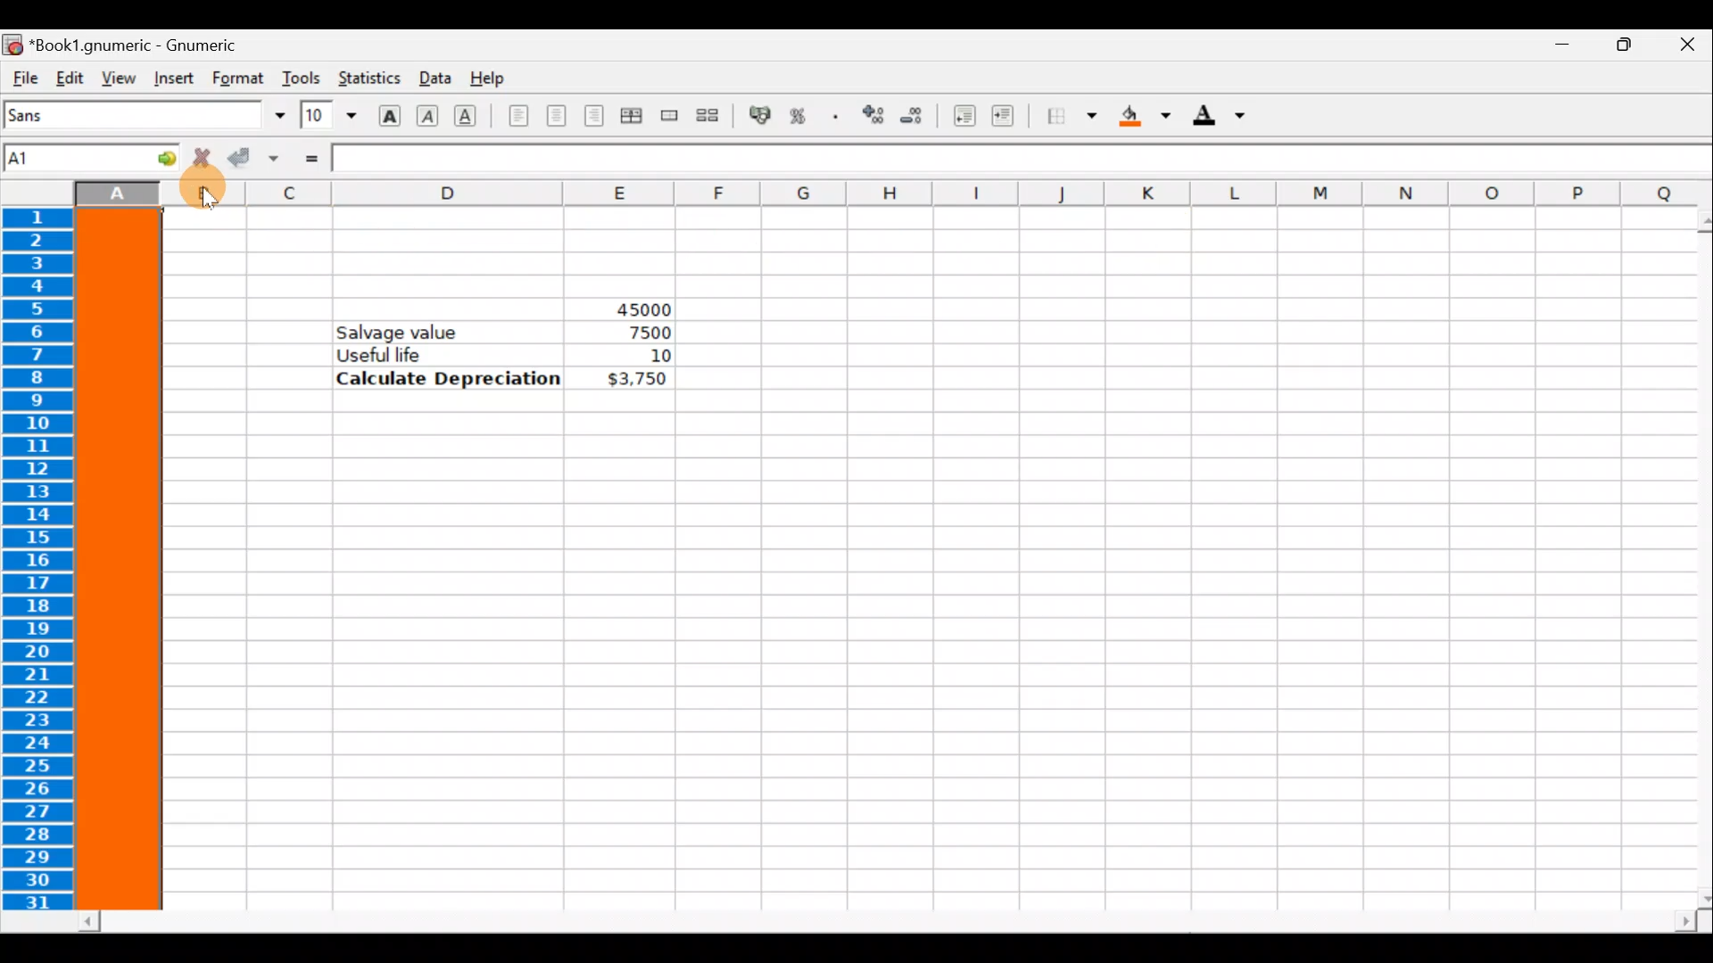 This screenshot has height=963, width=1713. Describe the element at coordinates (207, 201) in the screenshot. I see `Cursor on column B` at that location.